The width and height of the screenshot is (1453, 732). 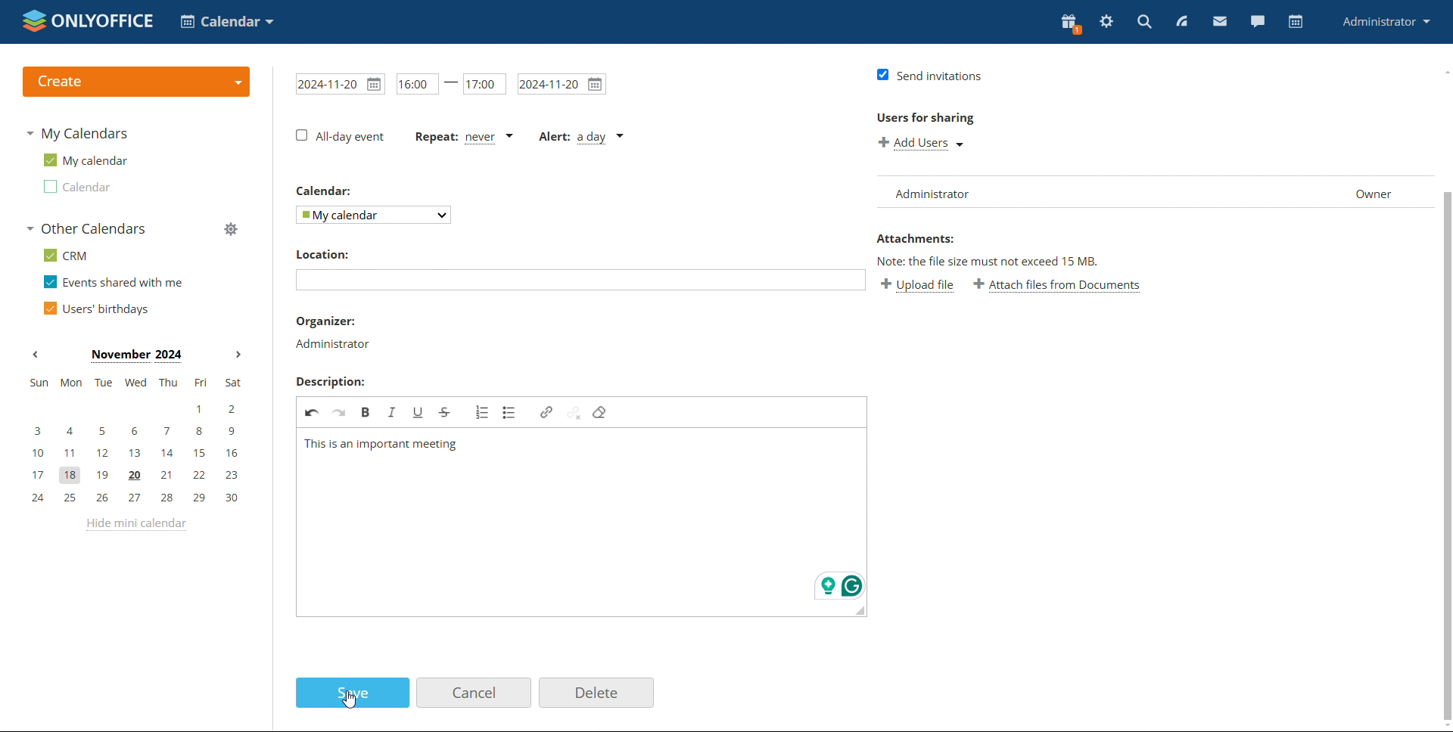 I want to click on Insert or remove numbered list, so click(x=483, y=412).